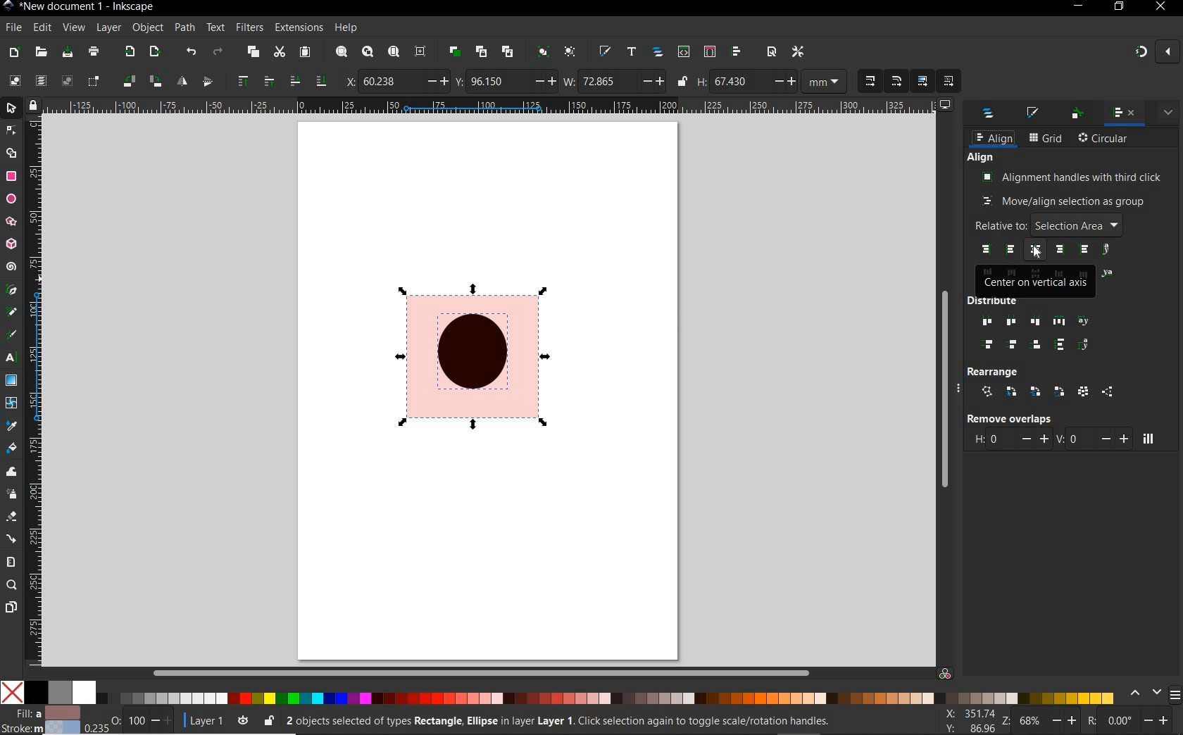 The height and width of the screenshot is (735, 1183). I want to click on layer, so click(109, 27).